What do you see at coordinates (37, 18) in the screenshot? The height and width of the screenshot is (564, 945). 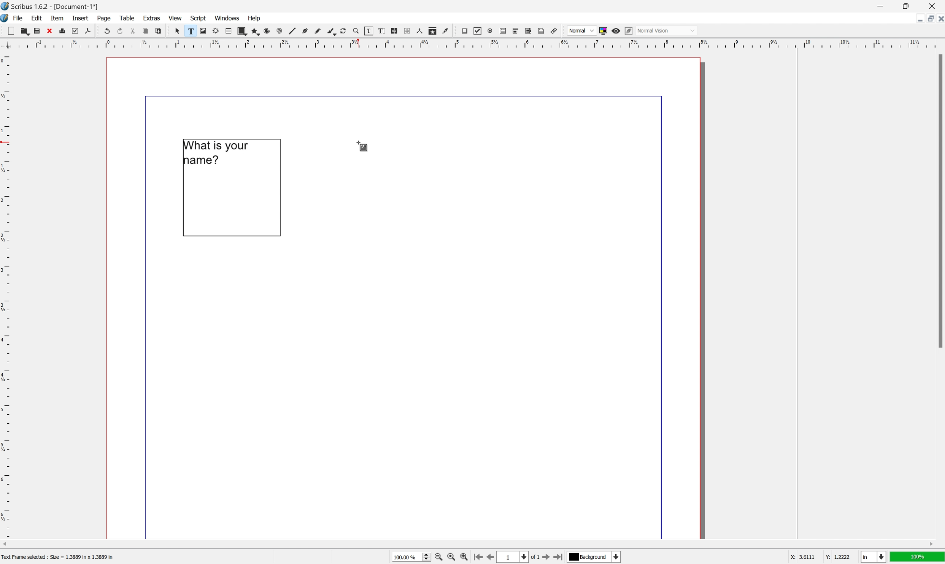 I see `edit` at bounding box center [37, 18].